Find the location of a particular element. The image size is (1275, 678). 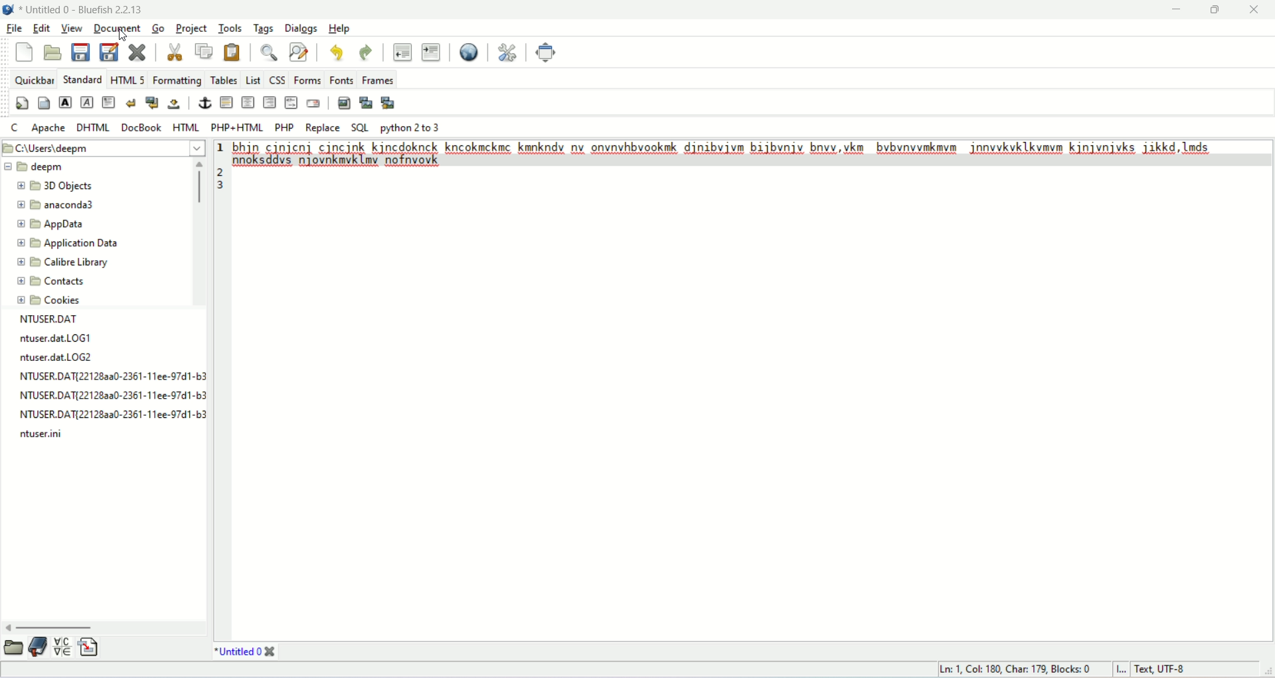

PHP+HTML is located at coordinates (238, 127).